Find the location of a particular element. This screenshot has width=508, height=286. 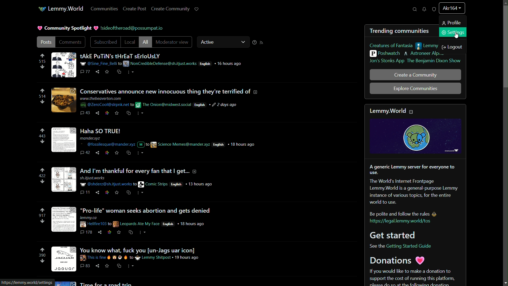

number of votes is located at coordinates (42, 96).